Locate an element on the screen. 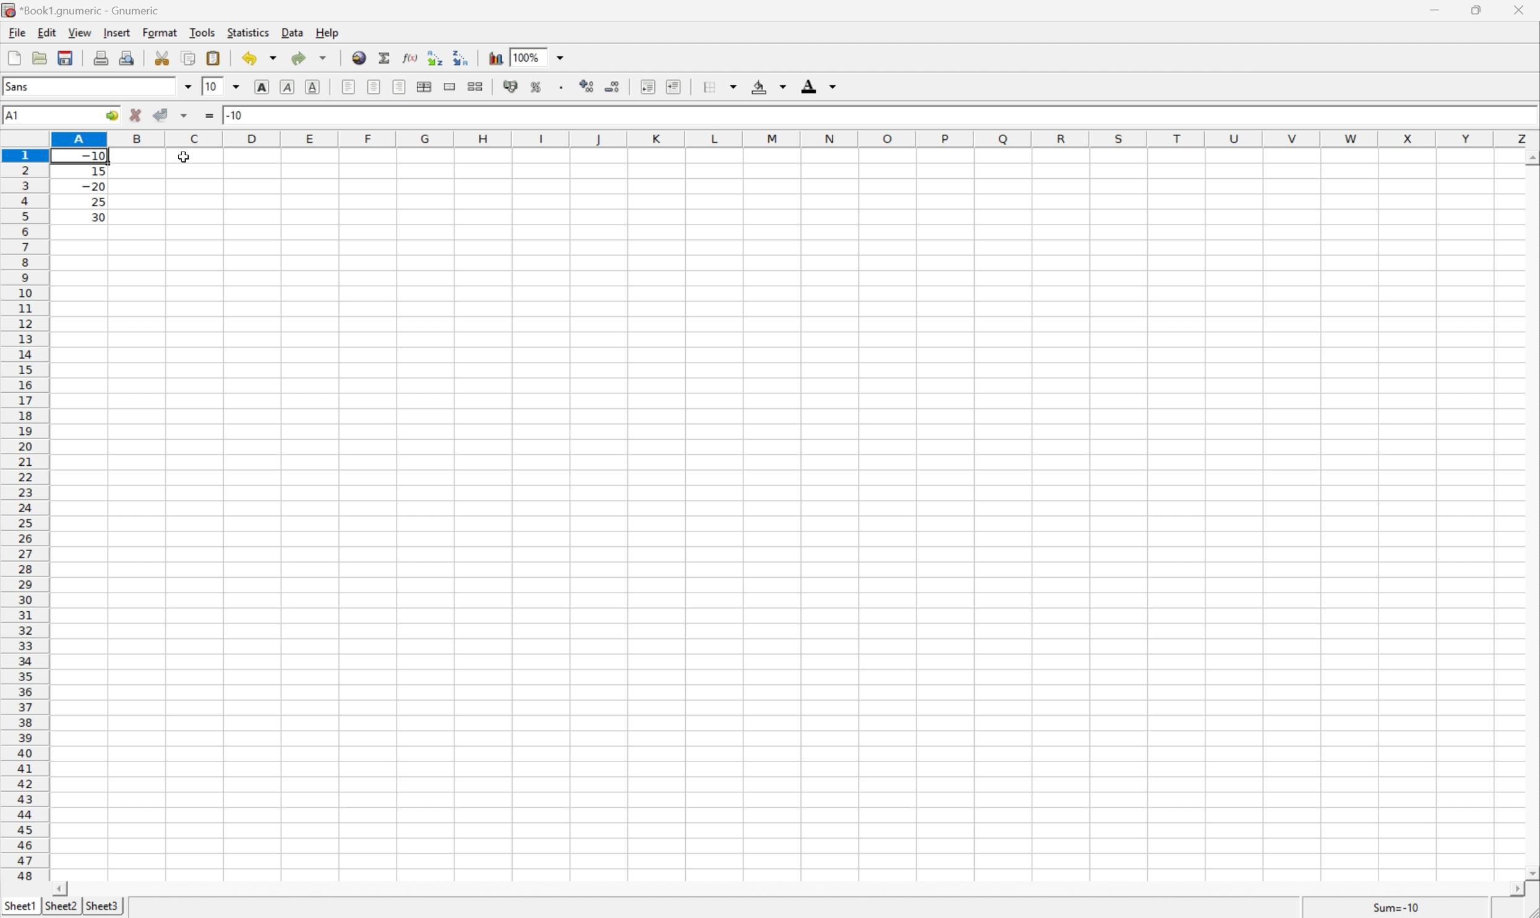  10 is located at coordinates (211, 87).